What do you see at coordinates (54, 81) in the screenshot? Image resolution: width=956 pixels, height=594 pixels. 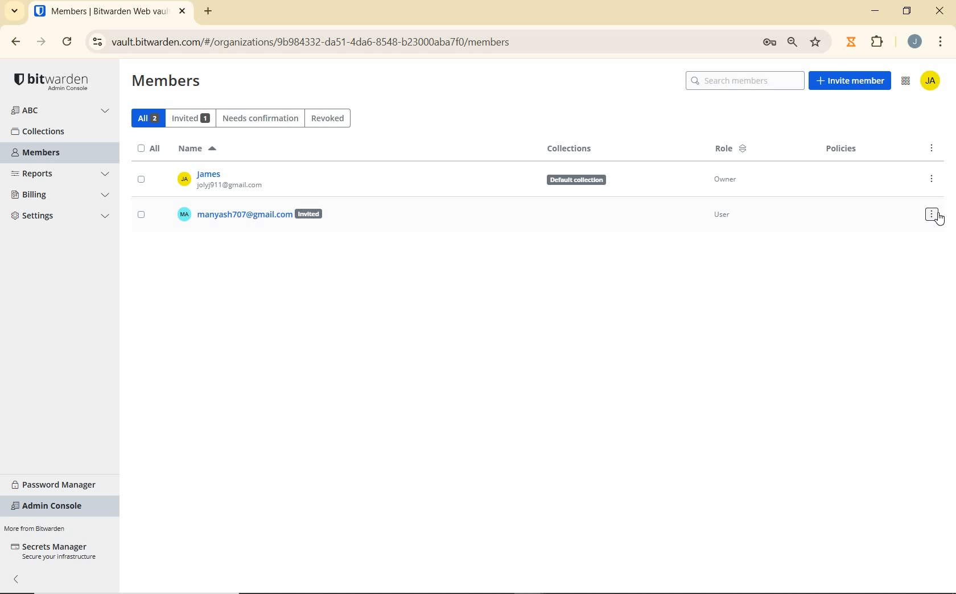 I see `LOGO` at bounding box center [54, 81].